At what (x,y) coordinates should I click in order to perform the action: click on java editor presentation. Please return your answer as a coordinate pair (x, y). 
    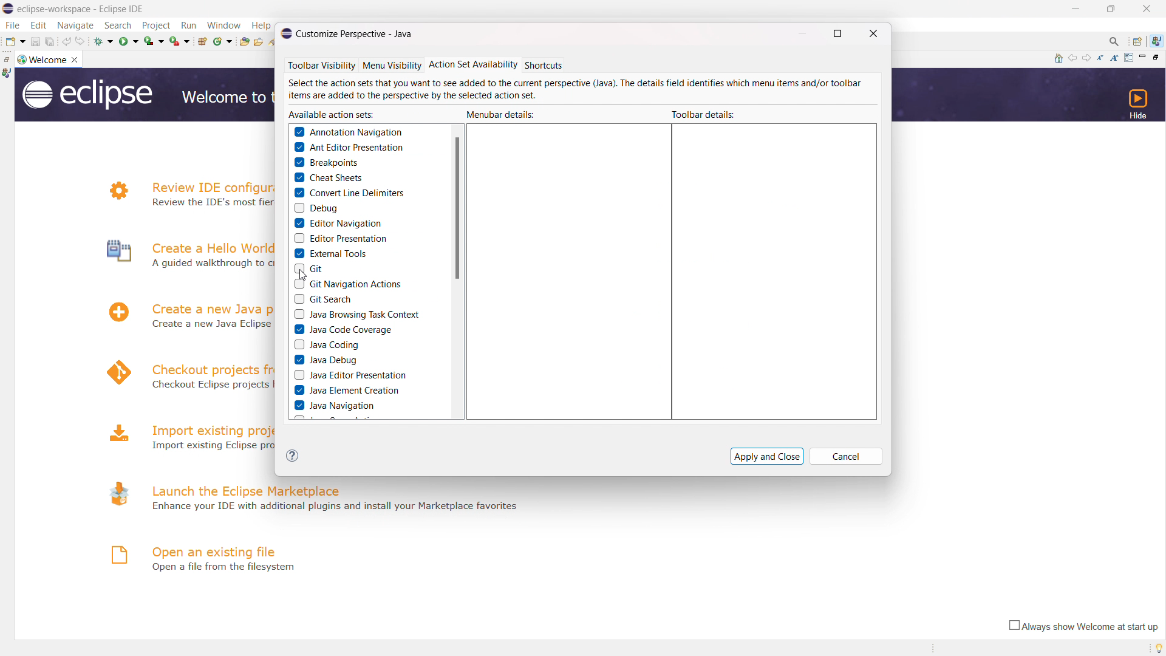
    Looking at the image, I should click on (350, 375).